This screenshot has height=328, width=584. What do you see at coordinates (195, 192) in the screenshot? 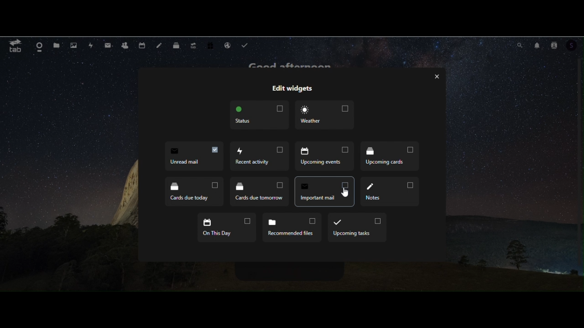
I see `Cards due tomorrow` at bounding box center [195, 192].